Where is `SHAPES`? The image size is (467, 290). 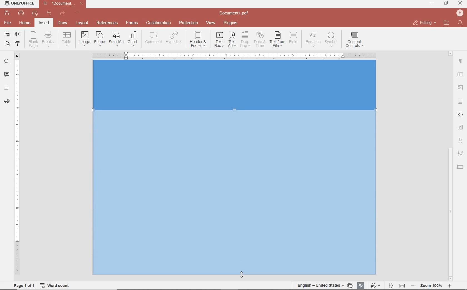
SHAPES is located at coordinates (461, 115).